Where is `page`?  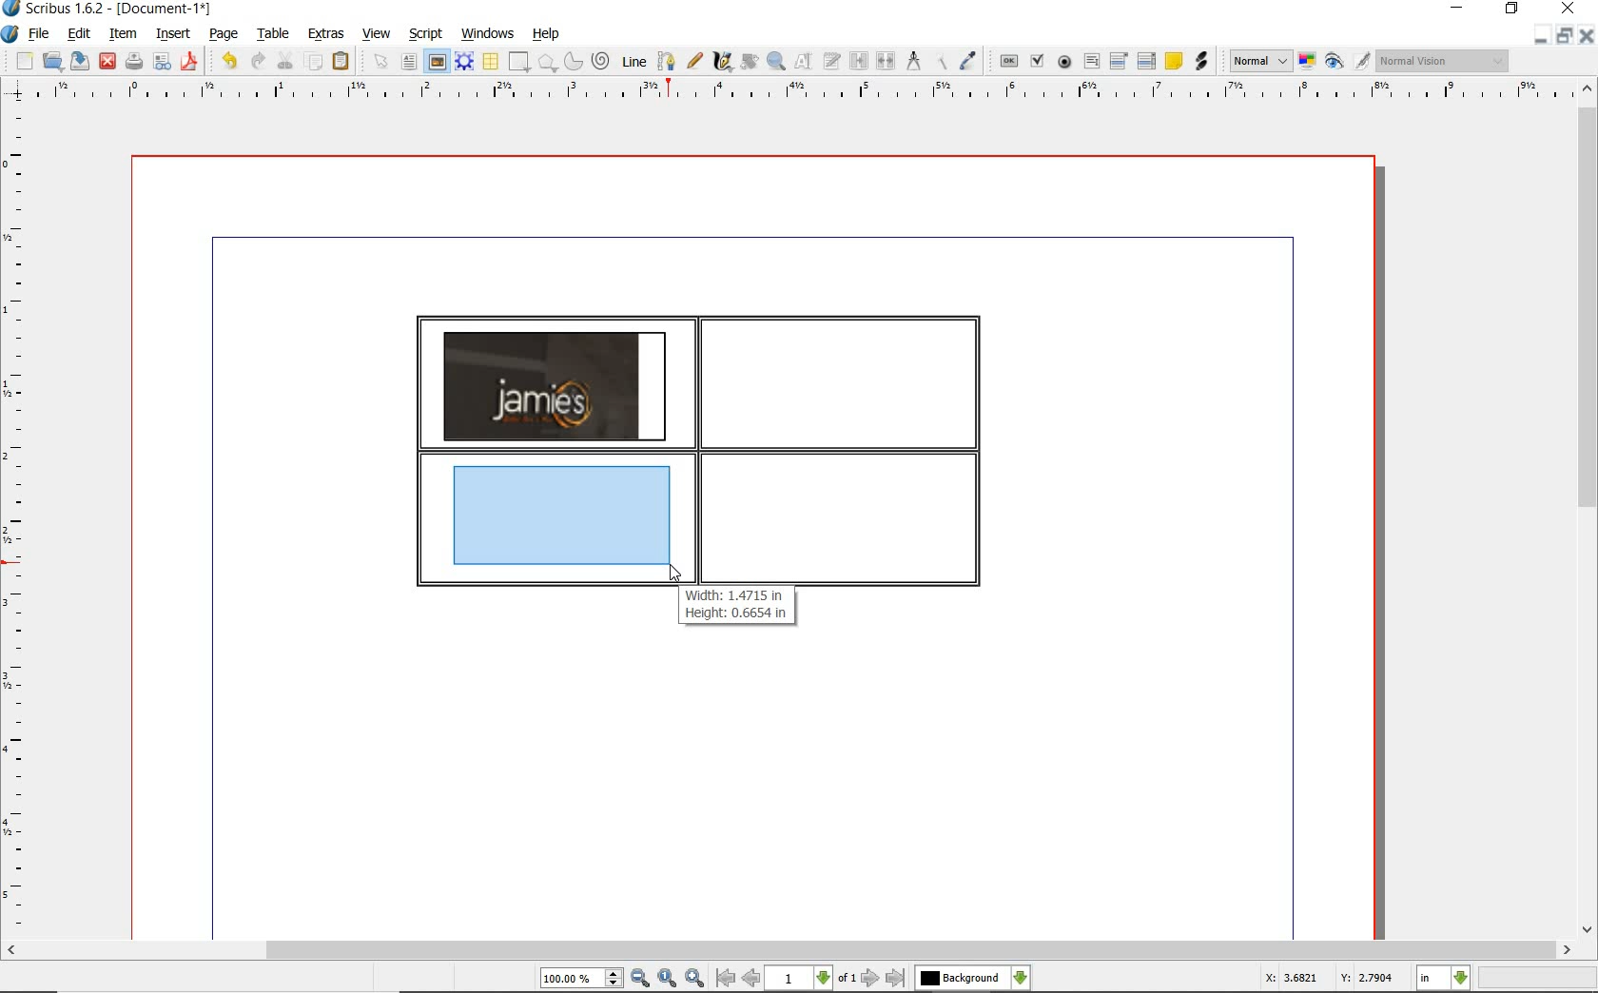 page is located at coordinates (224, 35).